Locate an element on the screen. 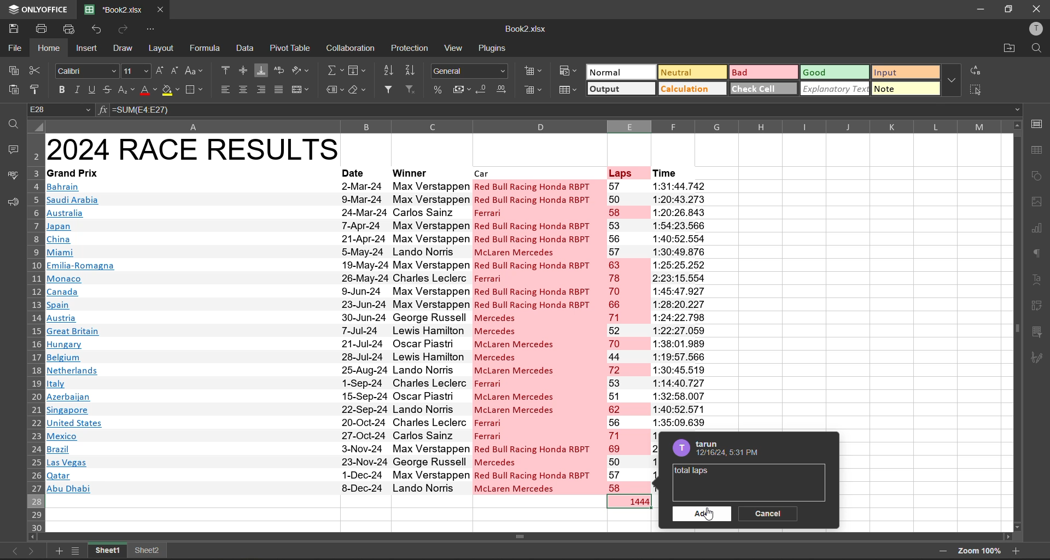  next is located at coordinates (33, 550).